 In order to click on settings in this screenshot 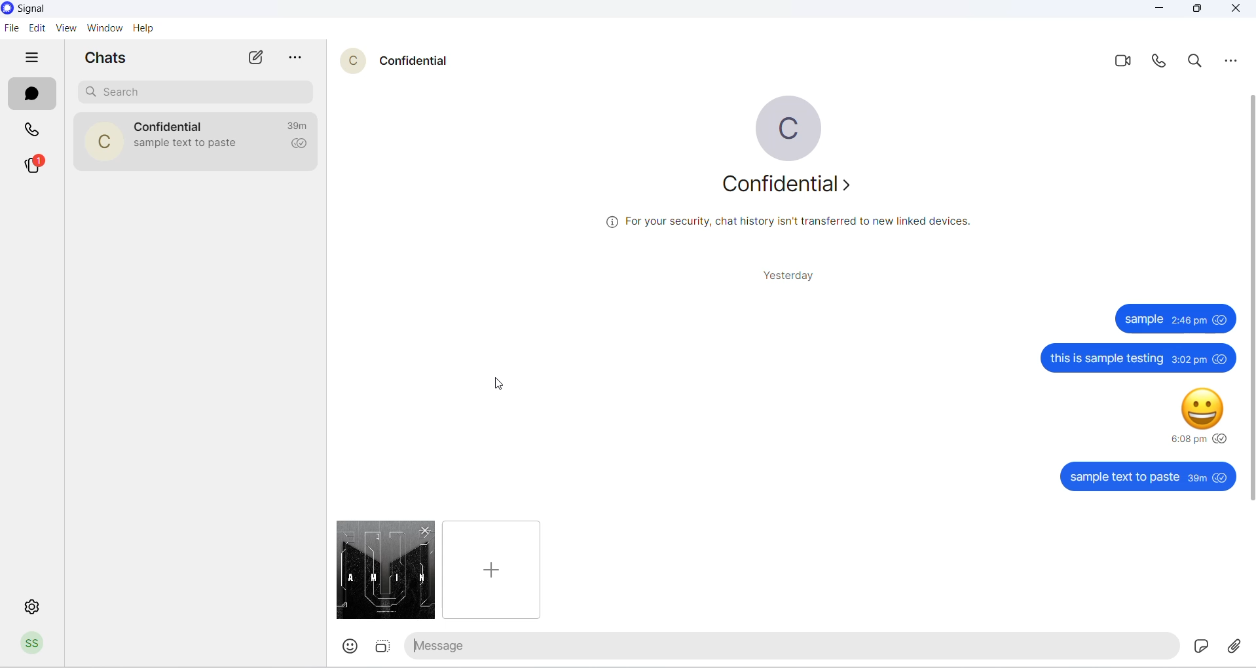, I will do `click(29, 605)`.